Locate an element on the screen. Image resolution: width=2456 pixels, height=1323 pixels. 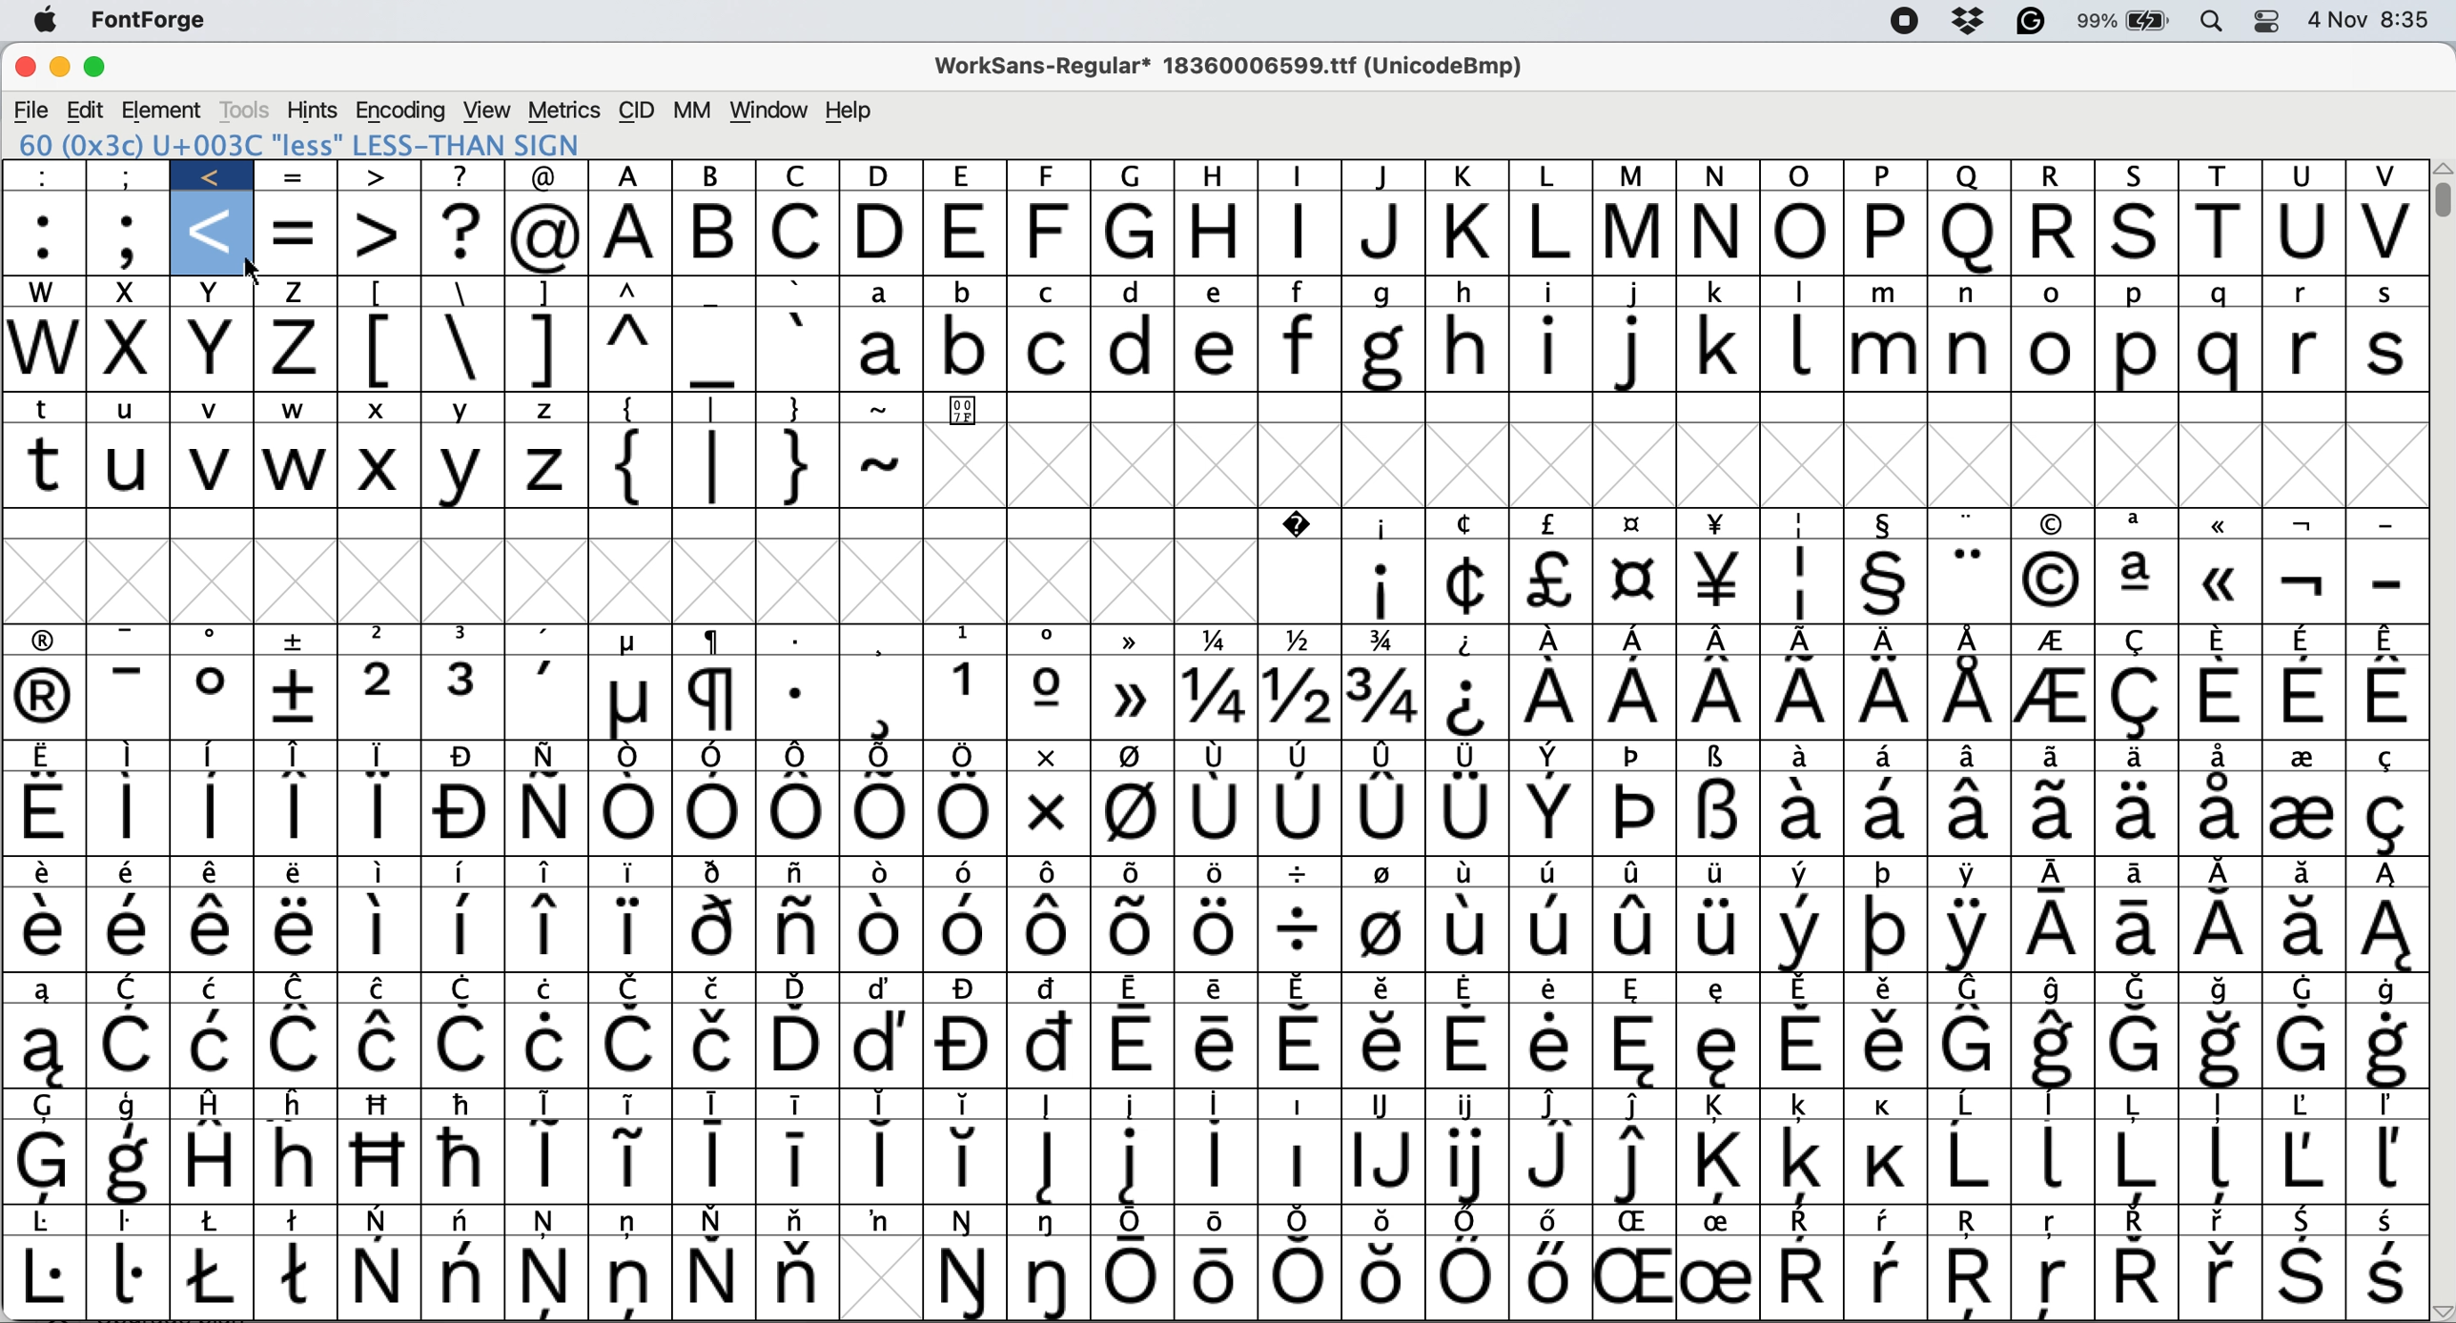
Symbol is located at coordinates (47, 992).